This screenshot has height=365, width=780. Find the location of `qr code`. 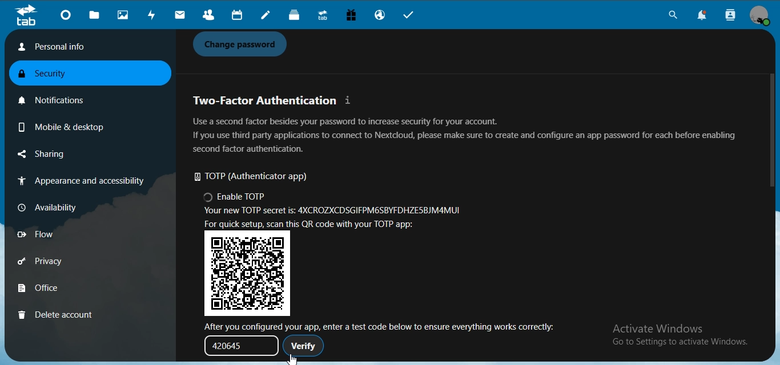

qr code is located at coordinates (249, 273).